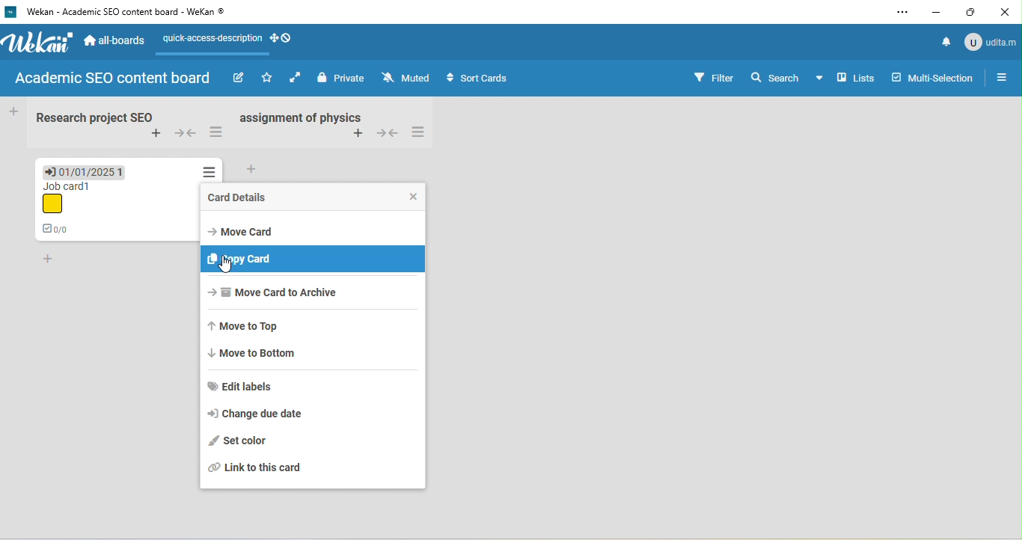 The width and height of the screenshot is (1022, 540). I want to click on private, so click(343, 79).